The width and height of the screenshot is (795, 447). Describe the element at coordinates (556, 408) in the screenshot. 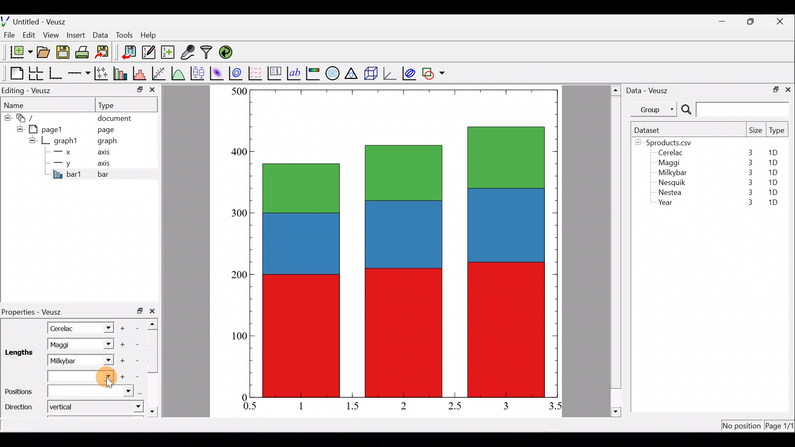

I see `3.5` at that location.